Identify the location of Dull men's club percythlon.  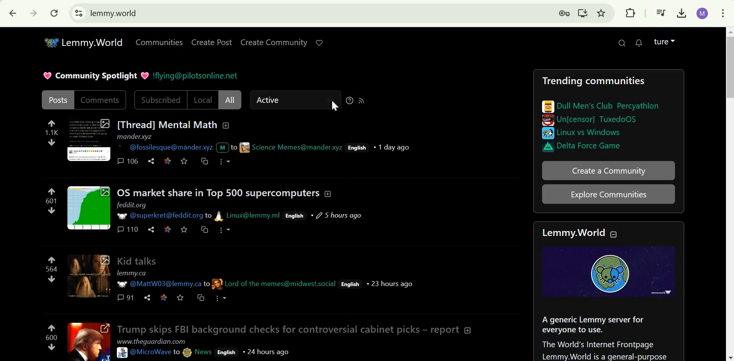
(609, 105).